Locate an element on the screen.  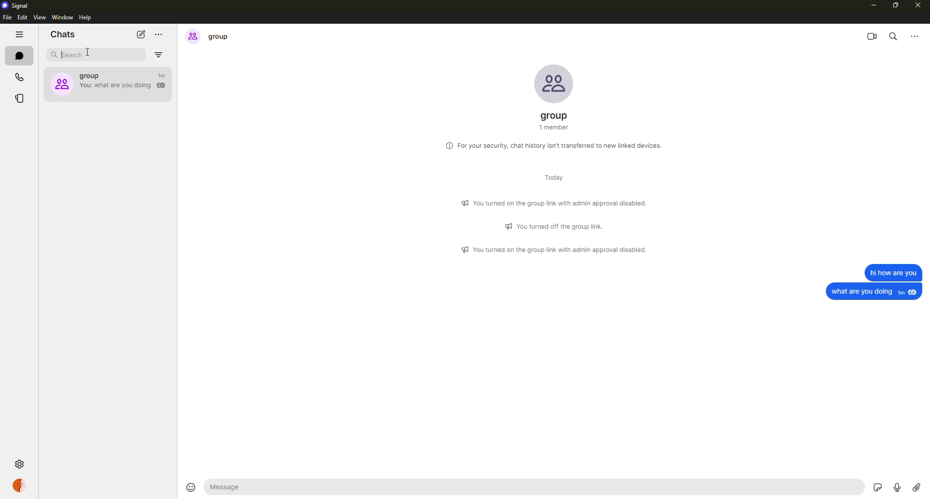
cursor is located at coordinates (90, 53).